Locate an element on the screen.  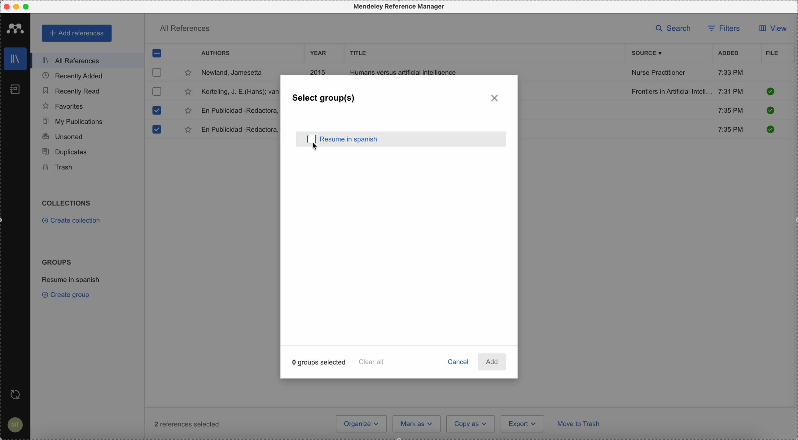
0 groups selected is located at coordinates (320, 362).